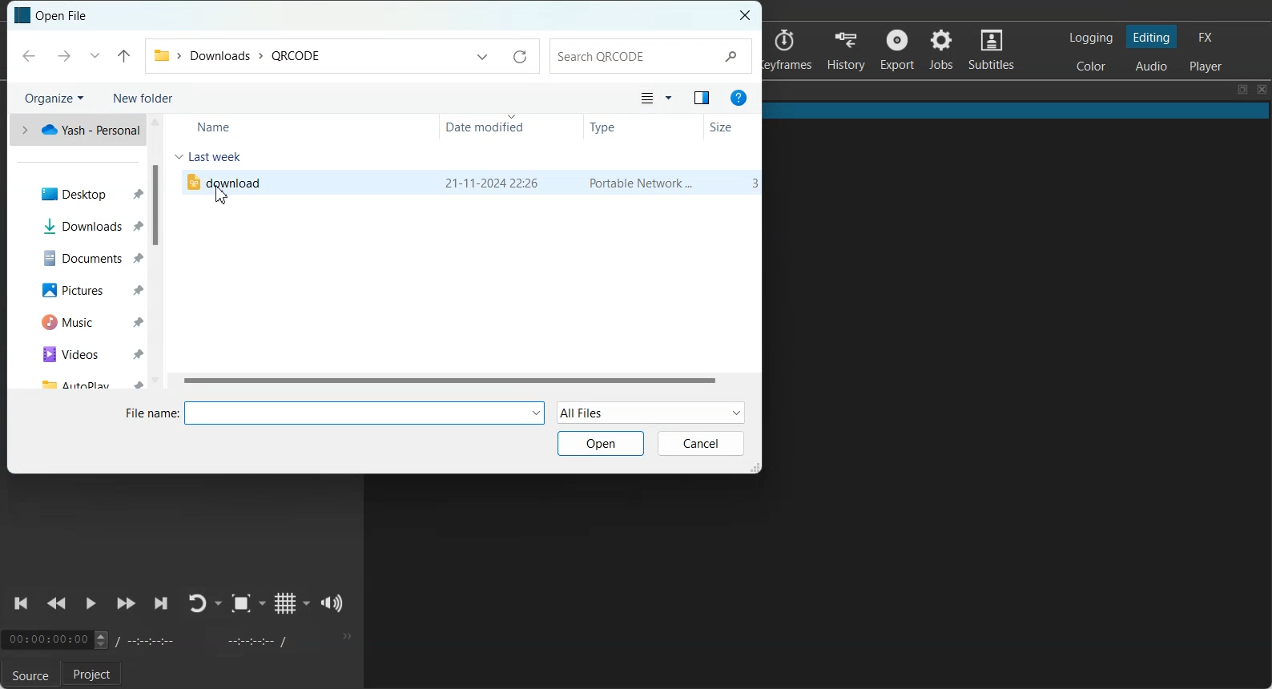 This screenshot has height=689, width=1272. I want to click on size, so click(752, 183).